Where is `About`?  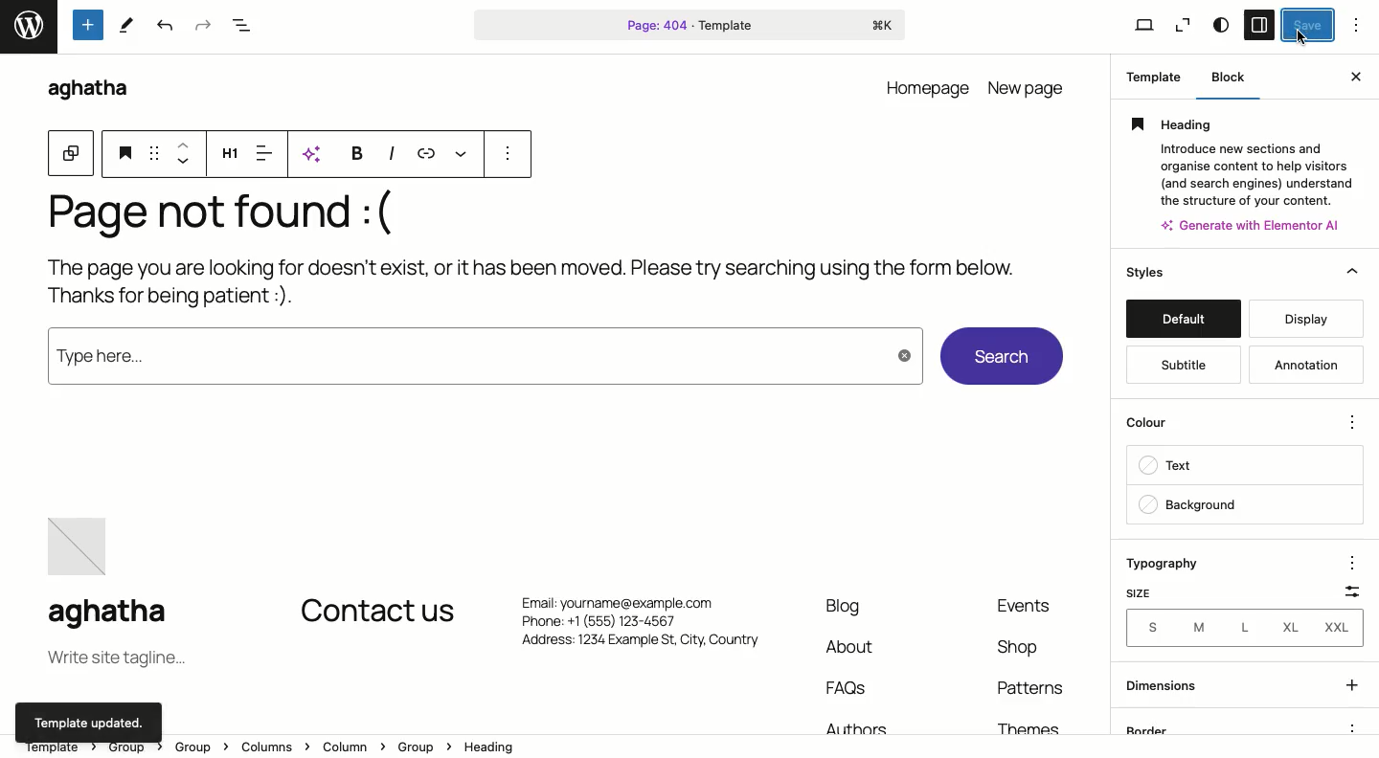 About is located at coordinates (854, 646).